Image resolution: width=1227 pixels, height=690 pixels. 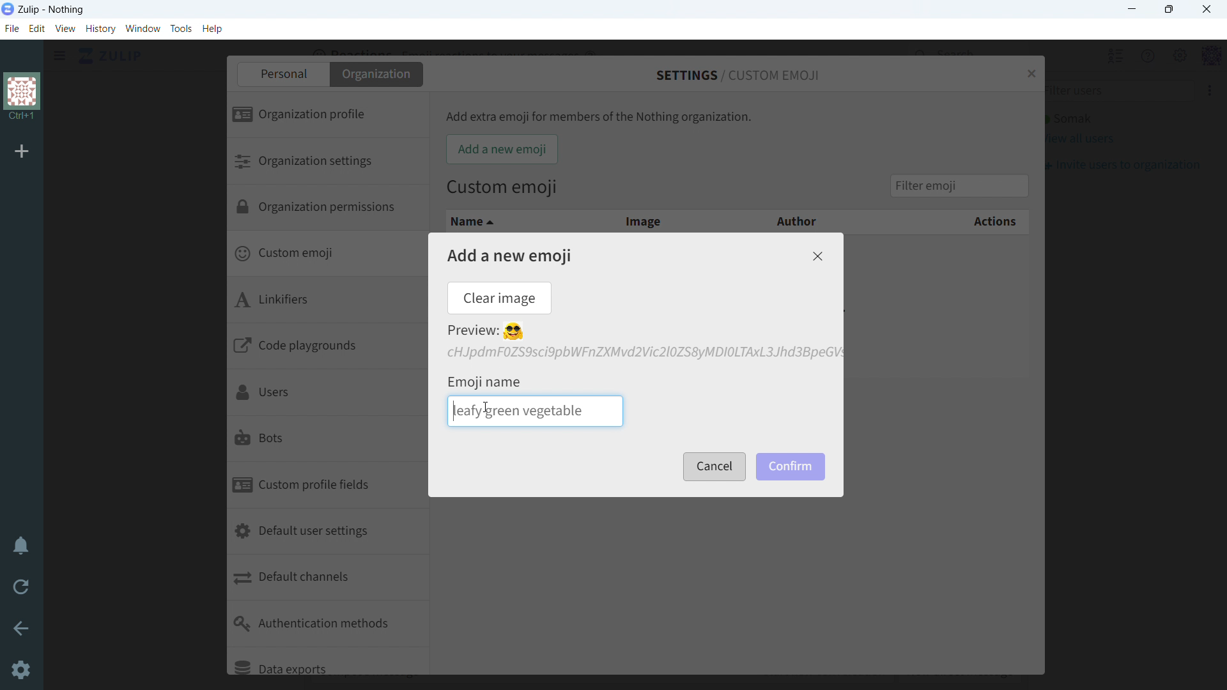 I want to click on organization profile, so click(x=327, y=116).